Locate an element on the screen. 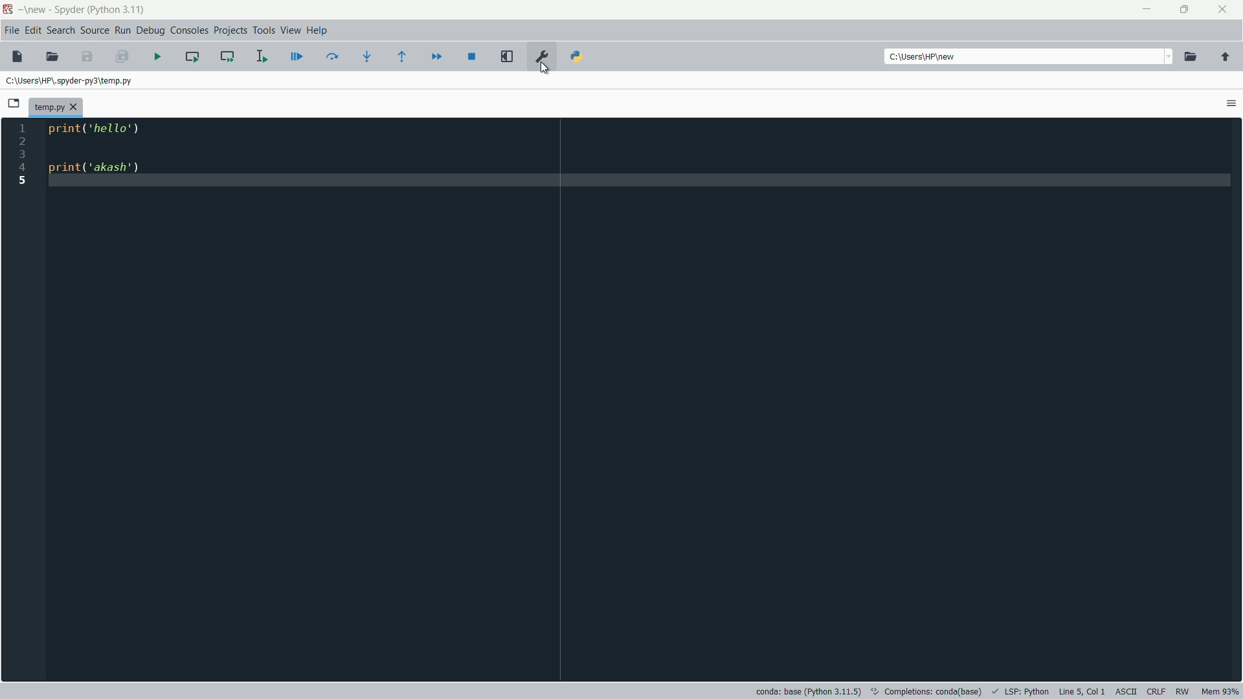  preferences is located at coordinates (542, 57).